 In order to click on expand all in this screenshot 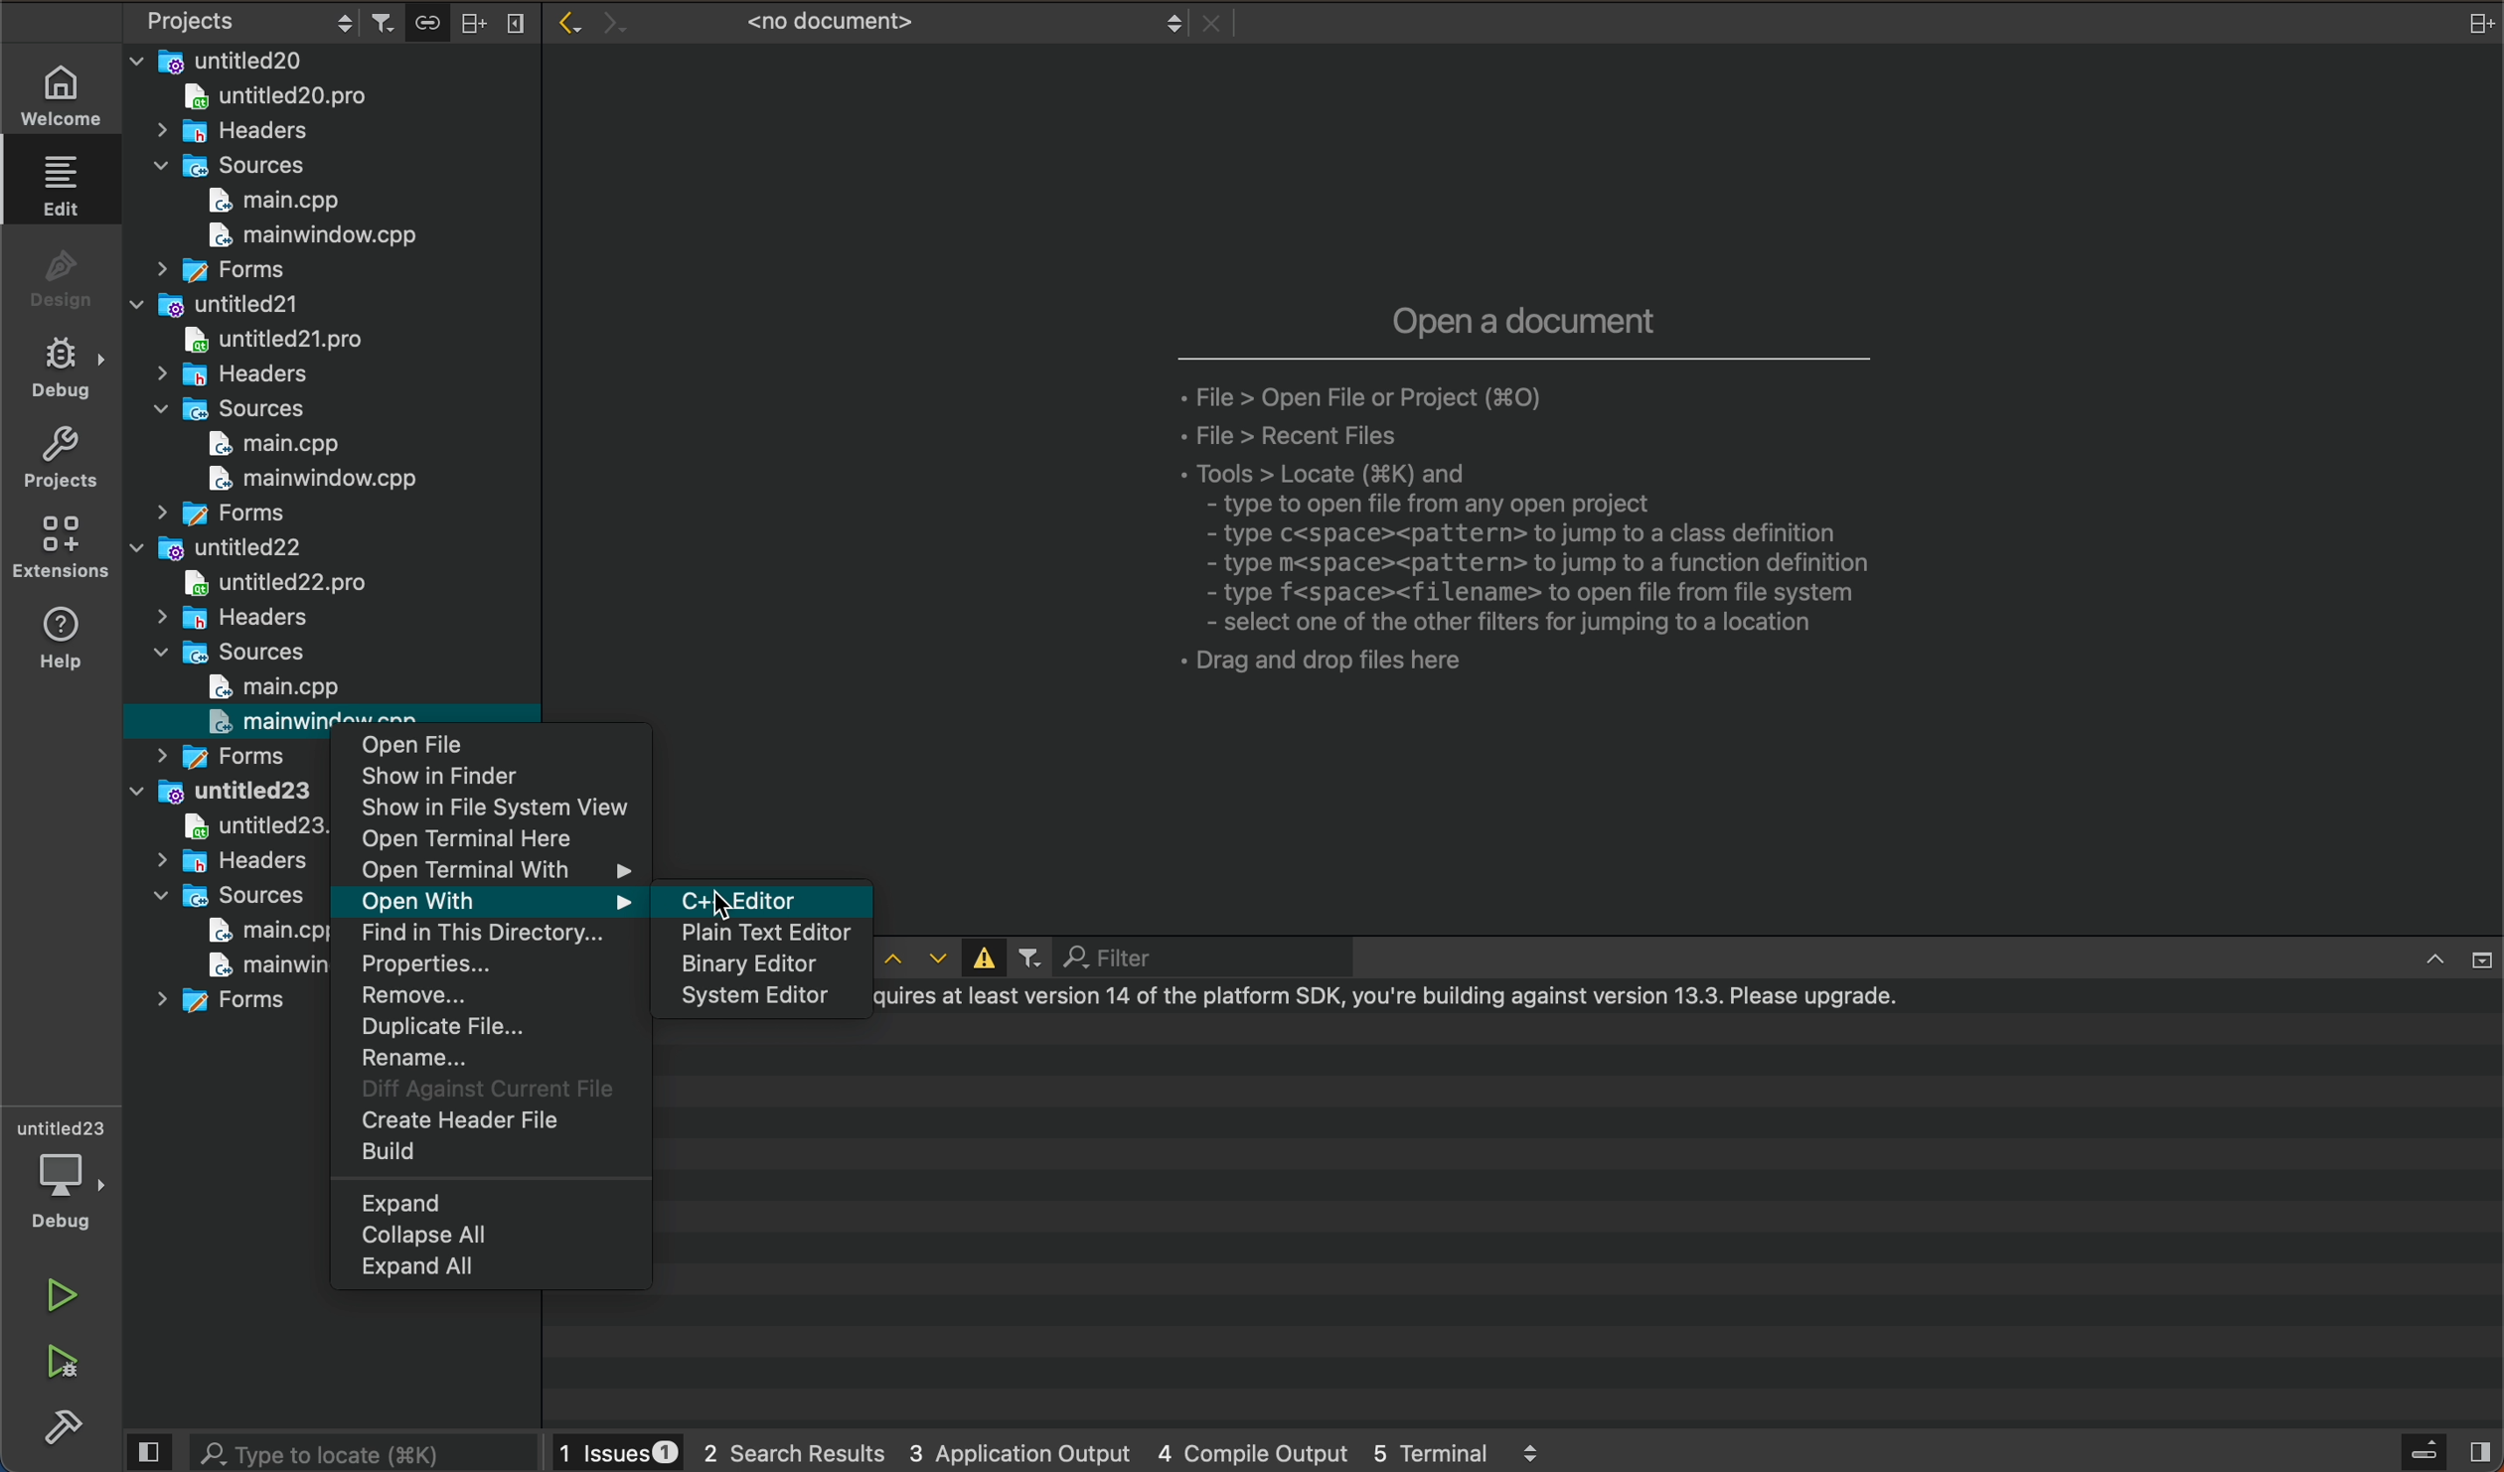, I will do `click(491, 1271)`.